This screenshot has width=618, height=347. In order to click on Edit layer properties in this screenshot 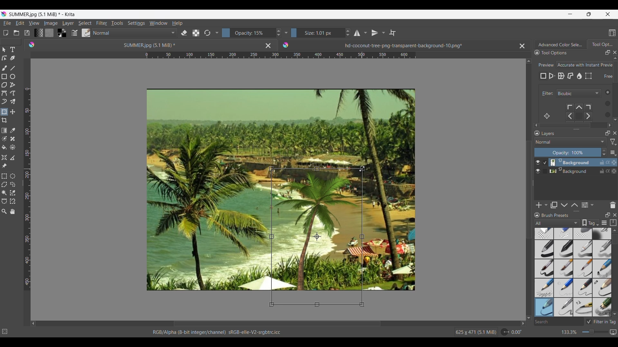, I will do `click(585, 205)`.